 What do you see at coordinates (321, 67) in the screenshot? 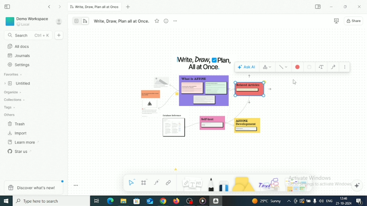
I see `Add text` at bounding box center [321, 67].